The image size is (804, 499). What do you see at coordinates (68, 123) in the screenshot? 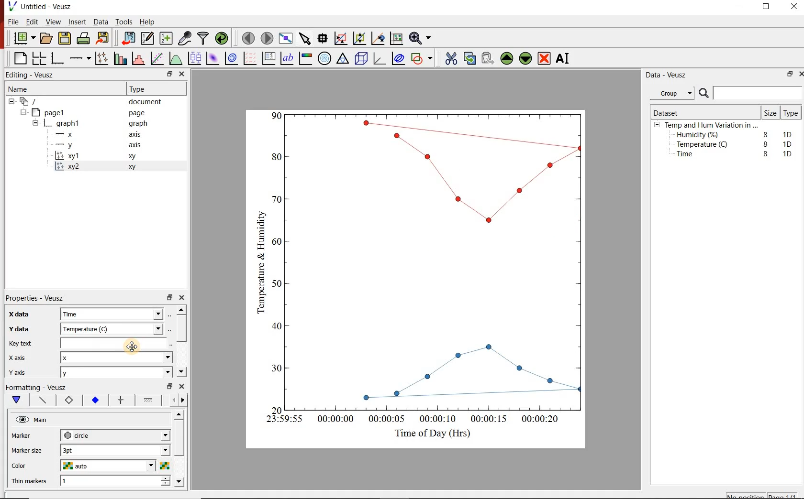
I see `graph` at bounding box center [68, 123].